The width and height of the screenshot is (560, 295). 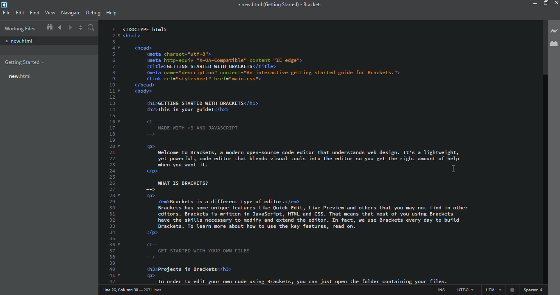 What do you see at coordinates (19, 41) in the screenshot?
I see `new` at bounding box center [19, 41].